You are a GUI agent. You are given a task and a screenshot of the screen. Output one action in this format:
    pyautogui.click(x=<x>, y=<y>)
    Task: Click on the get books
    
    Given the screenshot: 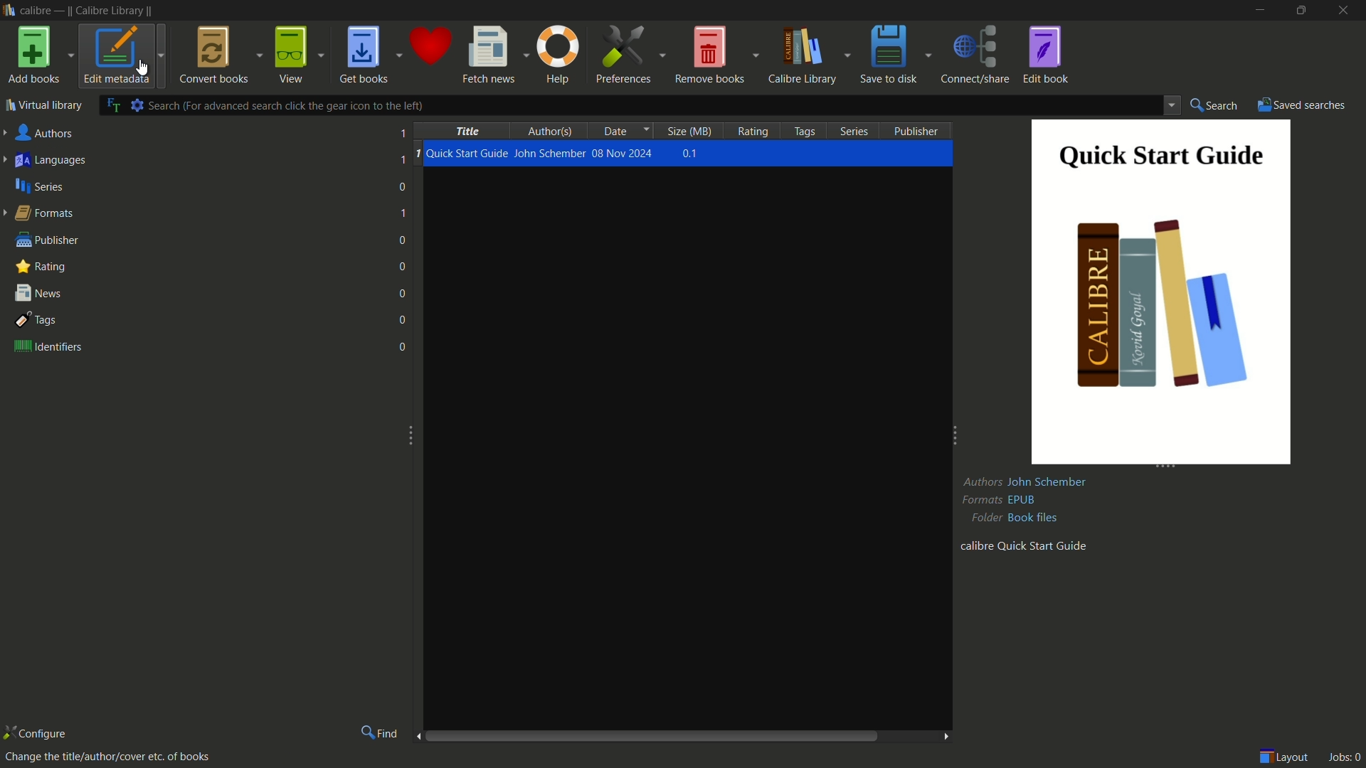 What is the action you would take?
    pyautogui.click(x=371, y=55)
    